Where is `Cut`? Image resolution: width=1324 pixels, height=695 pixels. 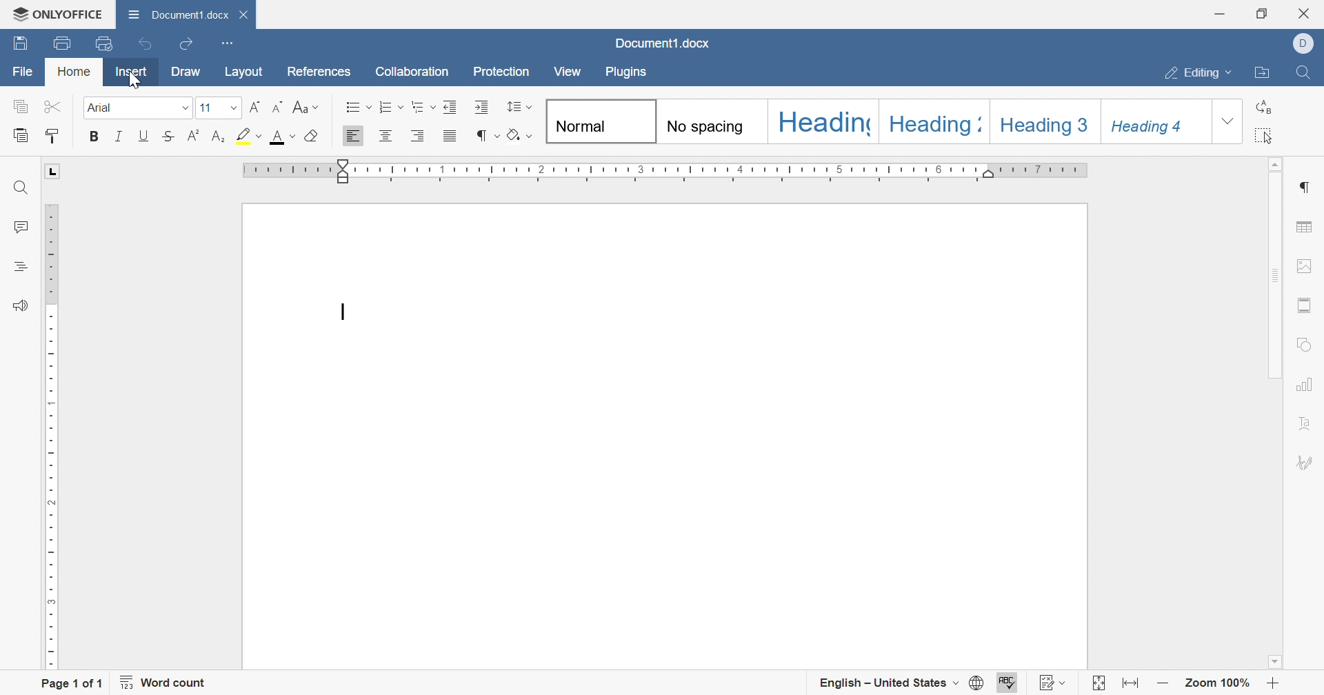 Cut is located at coordinates (55, 106).